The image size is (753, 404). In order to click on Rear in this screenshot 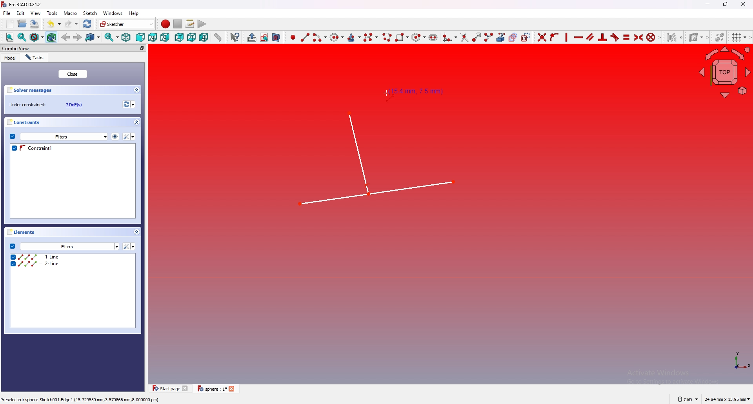, I will do `click(179, 37)`.